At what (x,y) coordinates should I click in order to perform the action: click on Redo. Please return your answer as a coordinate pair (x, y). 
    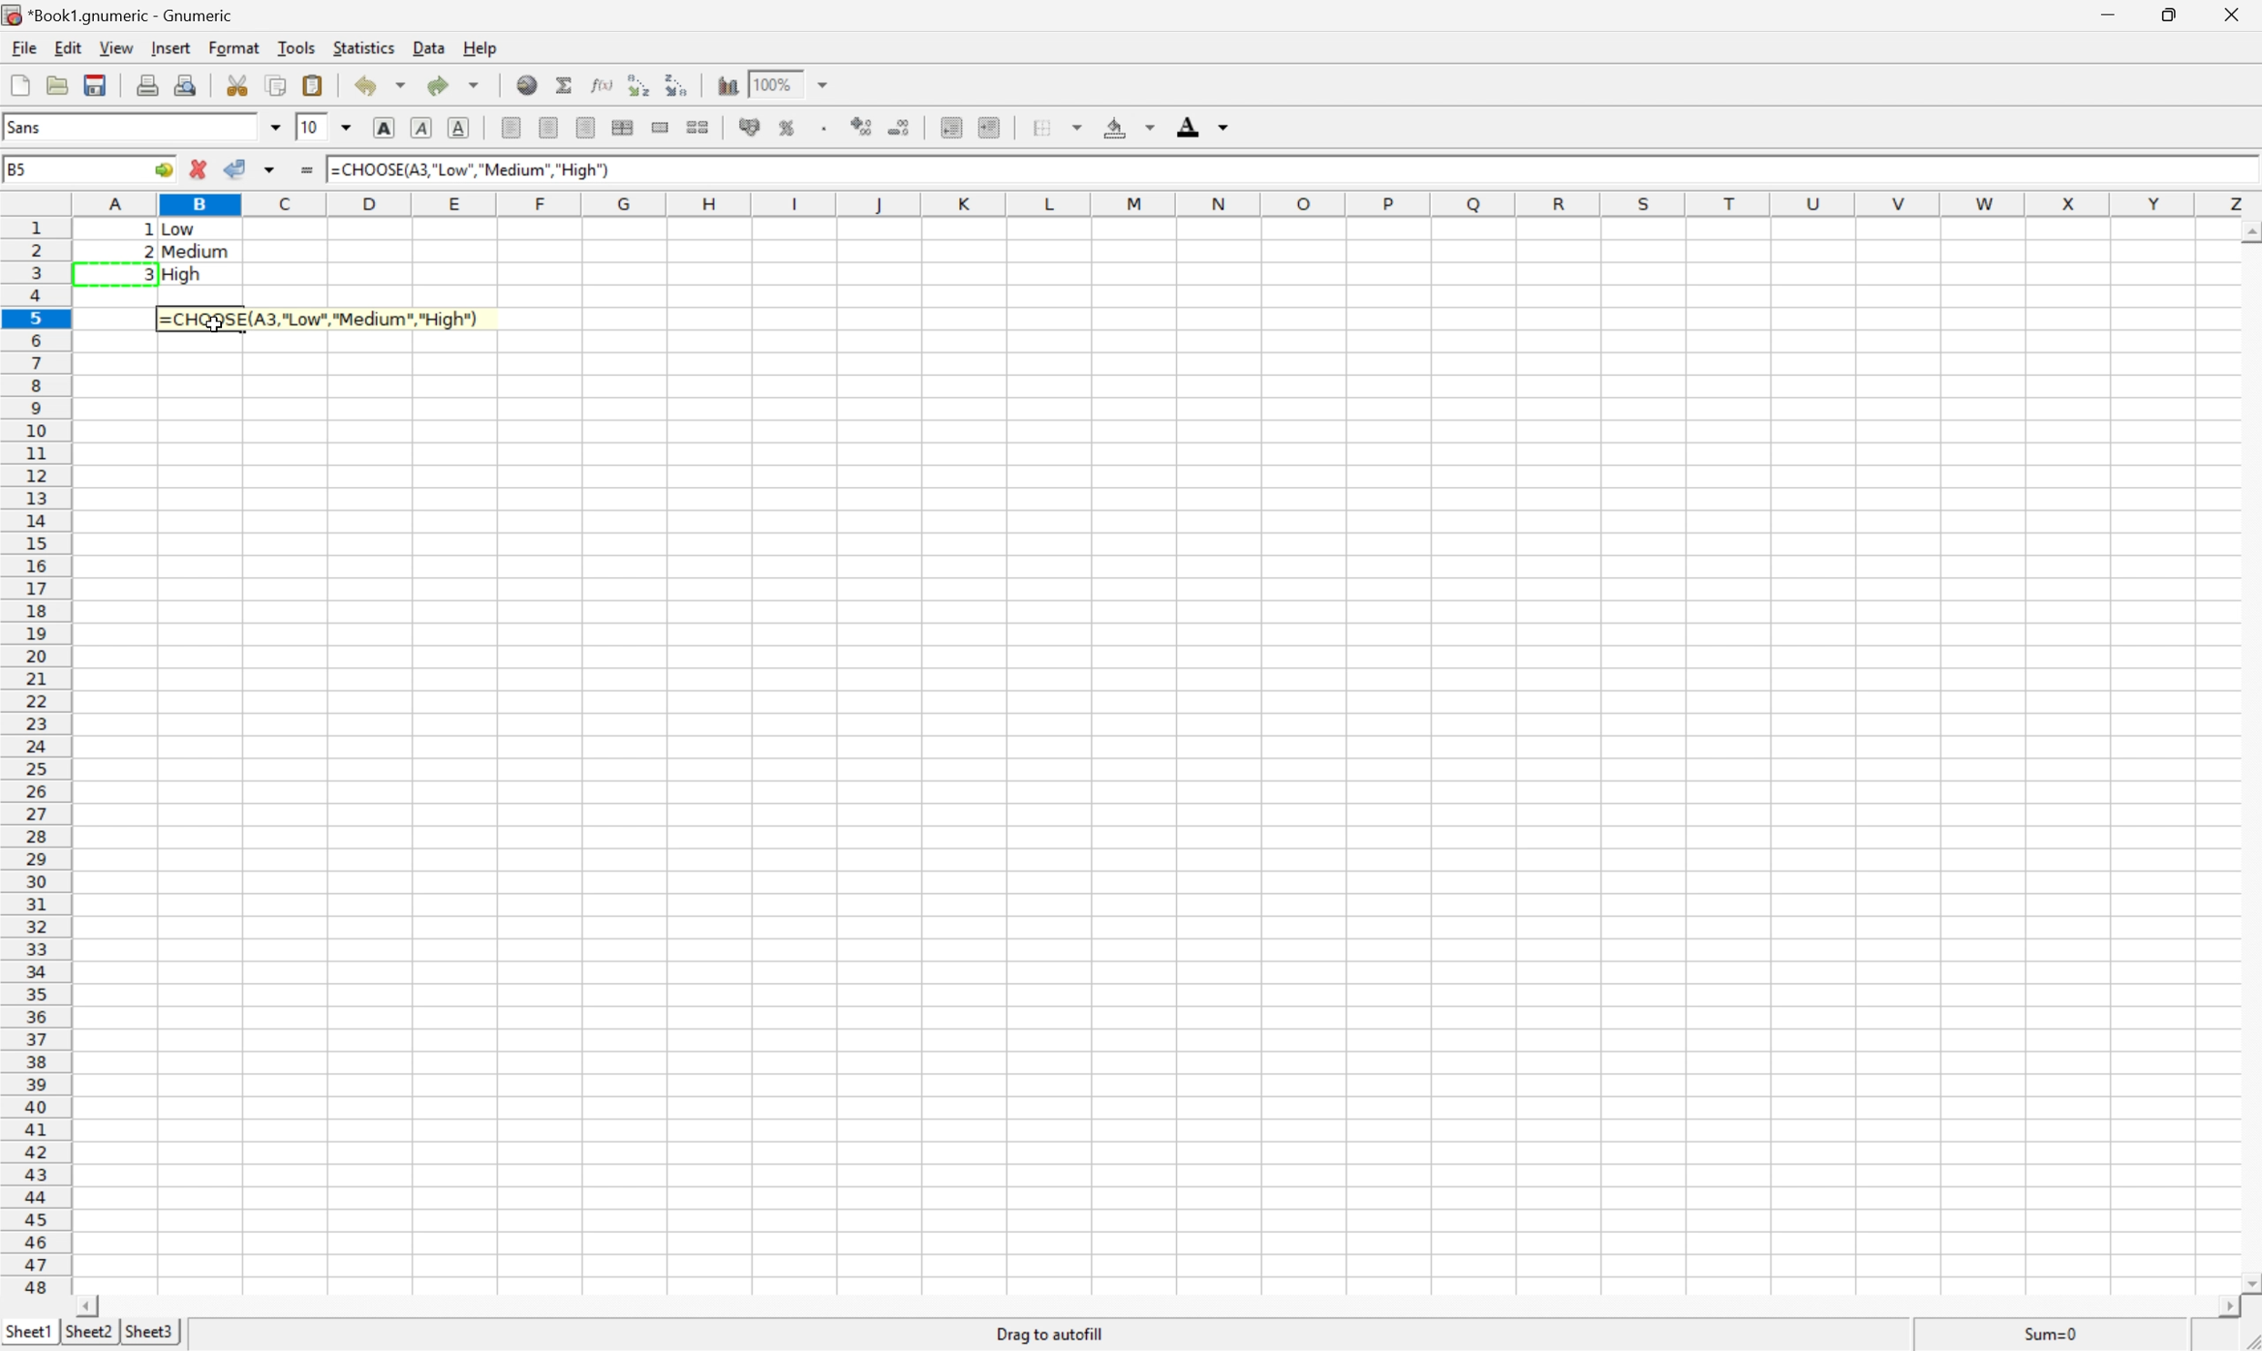
    Looking at the image, I should click on (452, 83).